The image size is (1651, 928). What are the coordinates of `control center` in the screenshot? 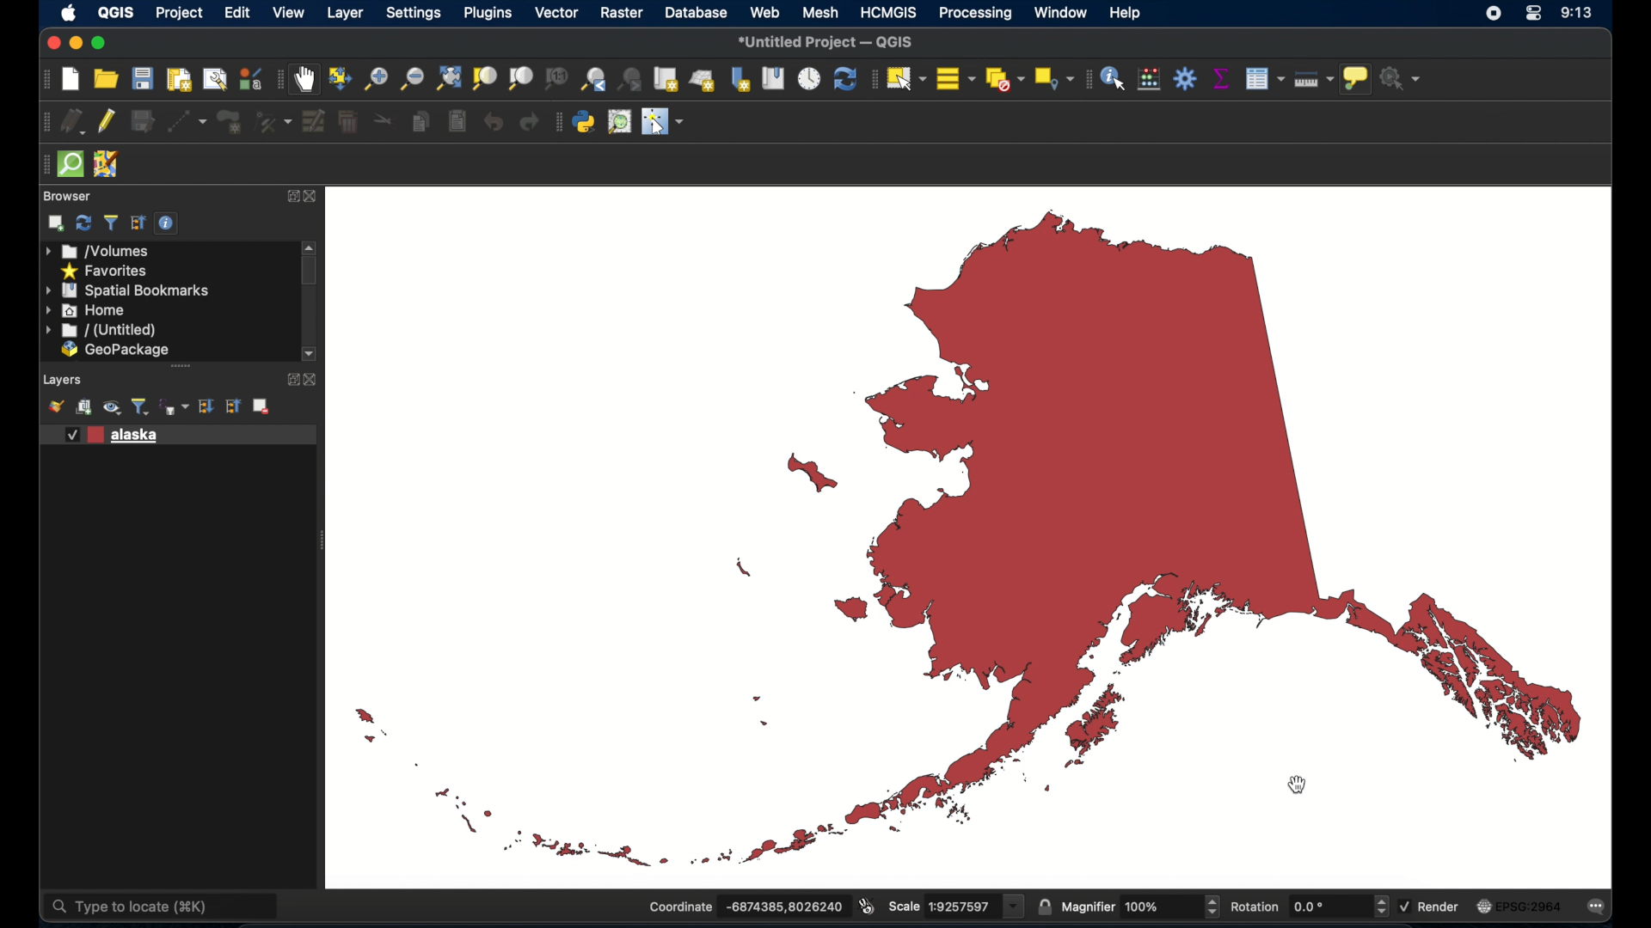 It's located at (1533, 16).